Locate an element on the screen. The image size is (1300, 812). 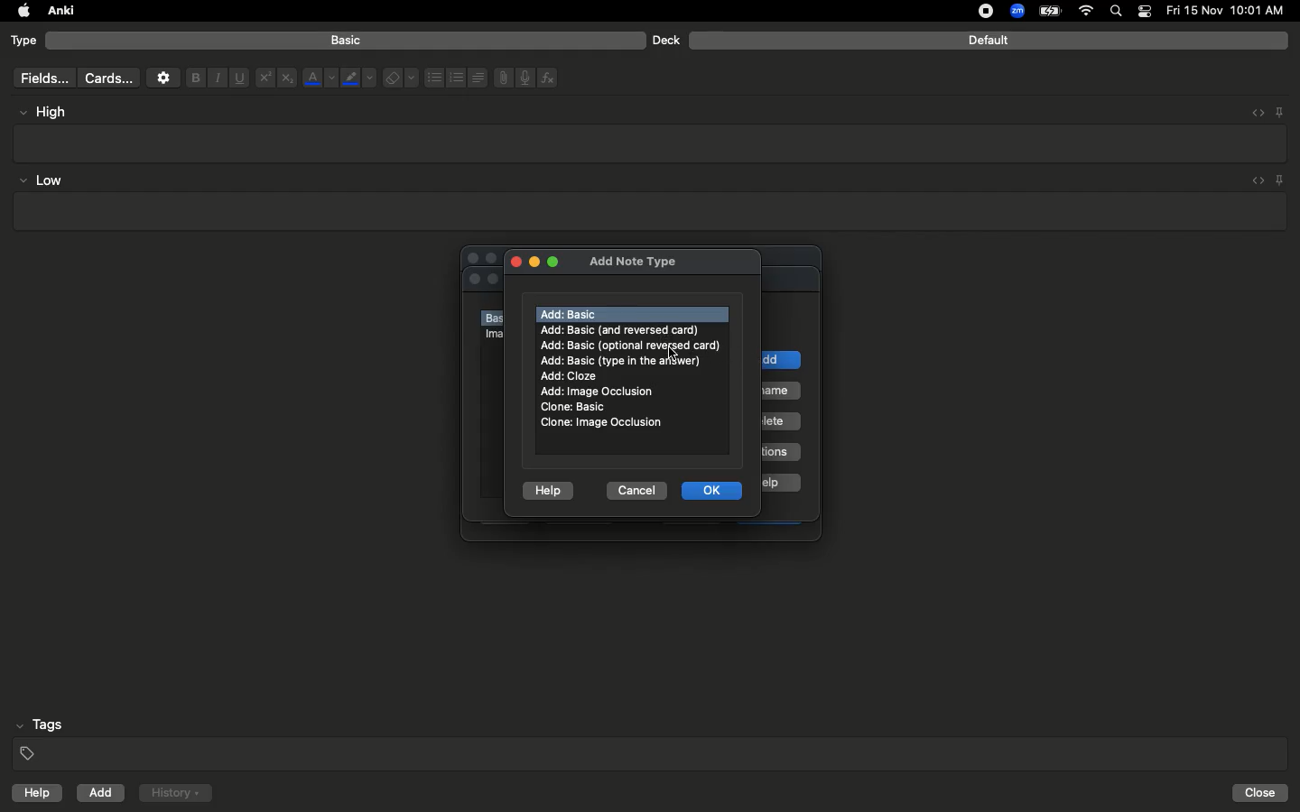
Subscript is located at coordinates (287, 78).